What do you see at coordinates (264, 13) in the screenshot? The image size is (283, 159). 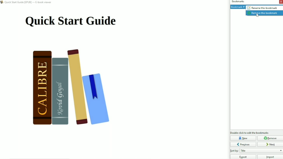 I see `Remove this bookmark` at bounding box center [264, 13].